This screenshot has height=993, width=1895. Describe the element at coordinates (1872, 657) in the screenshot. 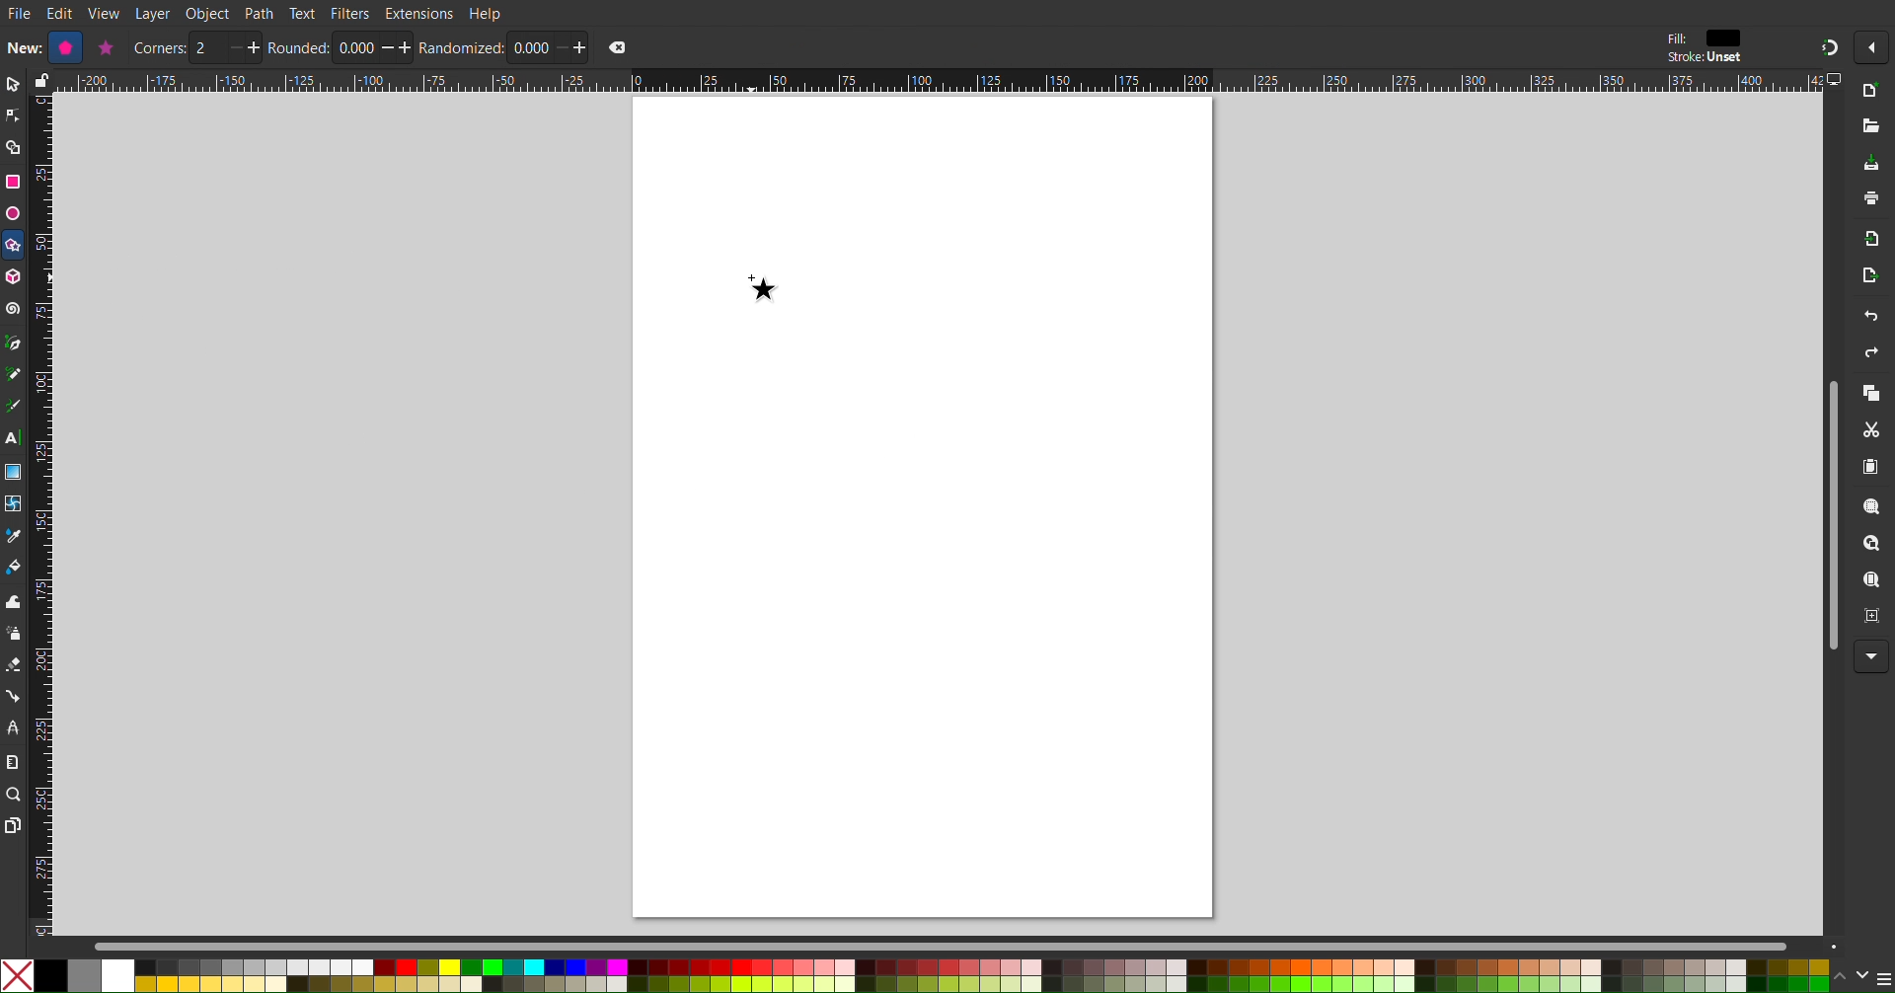

I see `More Options` at that location.